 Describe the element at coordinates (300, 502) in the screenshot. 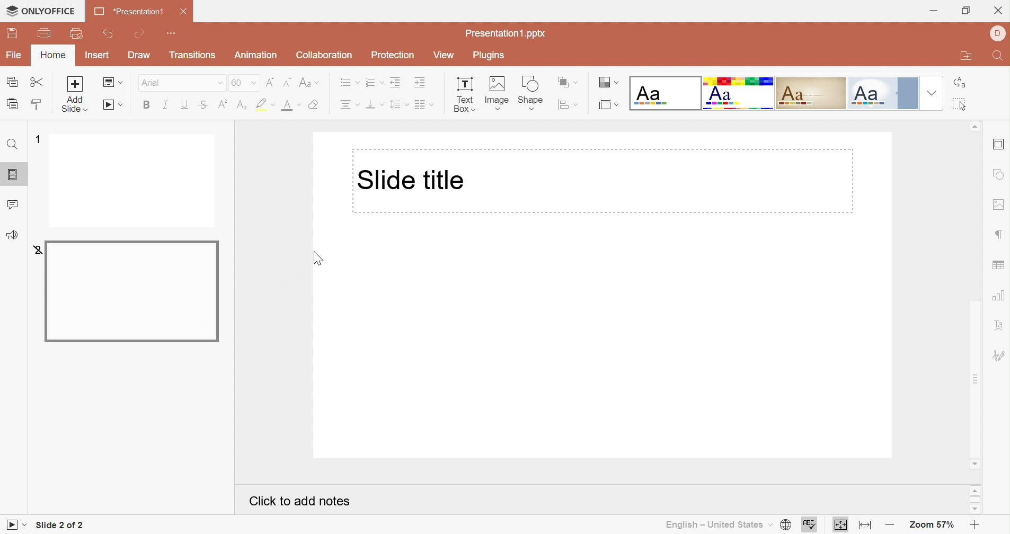

I see `Click to add notes` at that location.